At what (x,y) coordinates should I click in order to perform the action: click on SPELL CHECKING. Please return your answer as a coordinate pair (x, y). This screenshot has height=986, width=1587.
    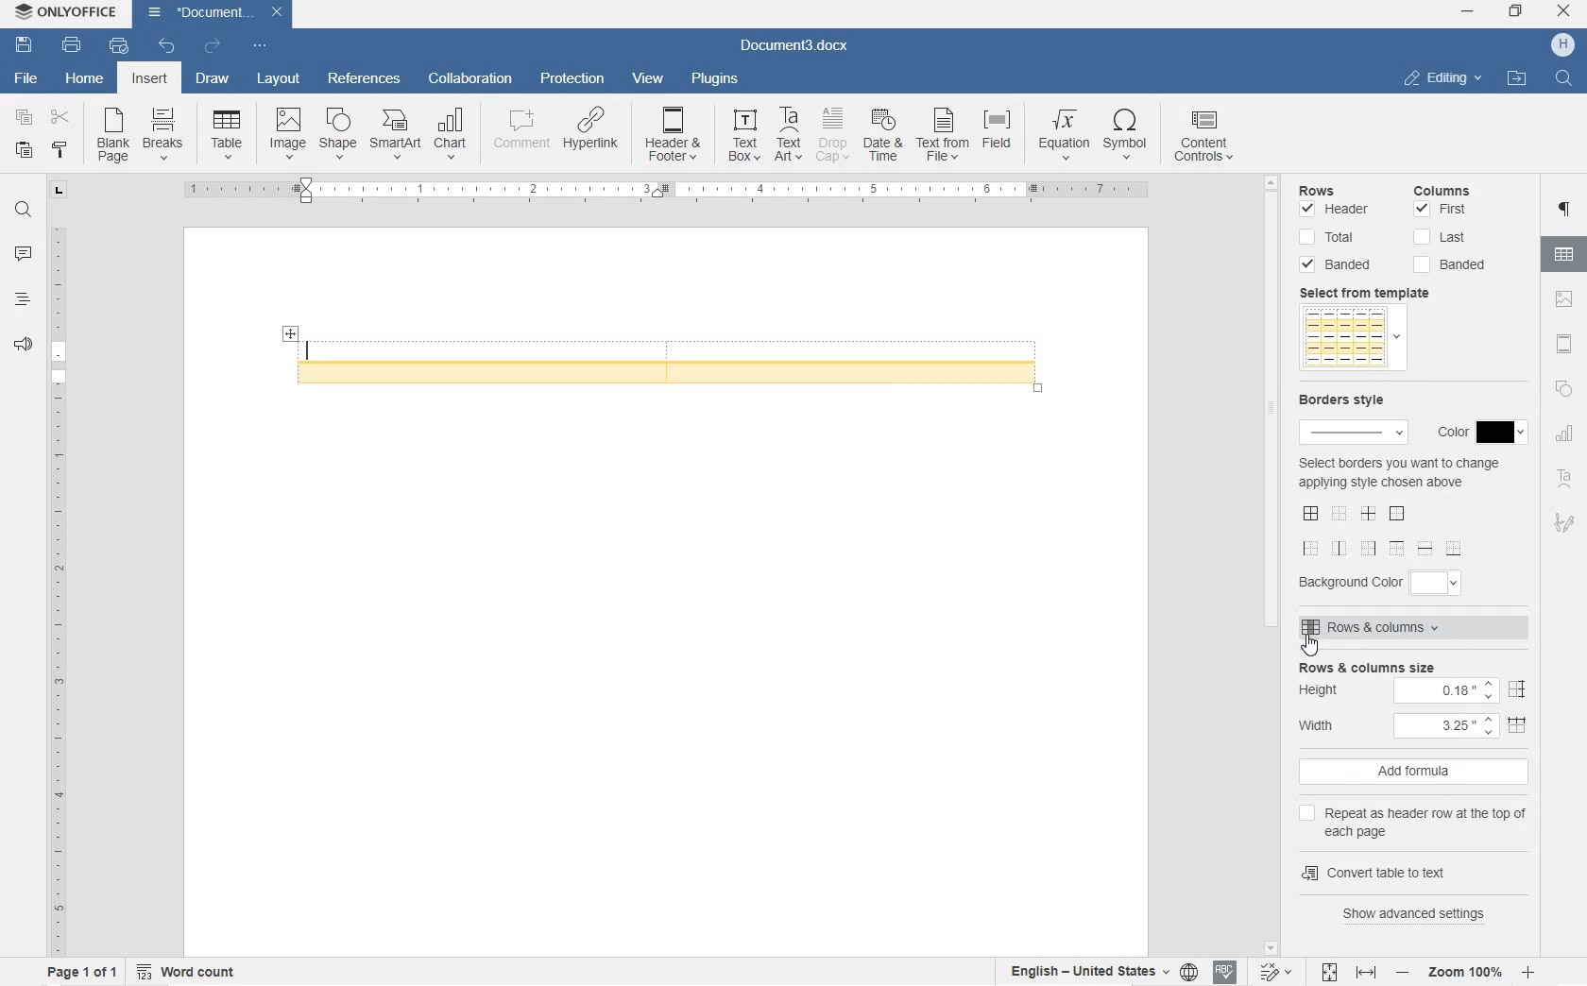
    Looking at the image, I should click on (1223, 973).